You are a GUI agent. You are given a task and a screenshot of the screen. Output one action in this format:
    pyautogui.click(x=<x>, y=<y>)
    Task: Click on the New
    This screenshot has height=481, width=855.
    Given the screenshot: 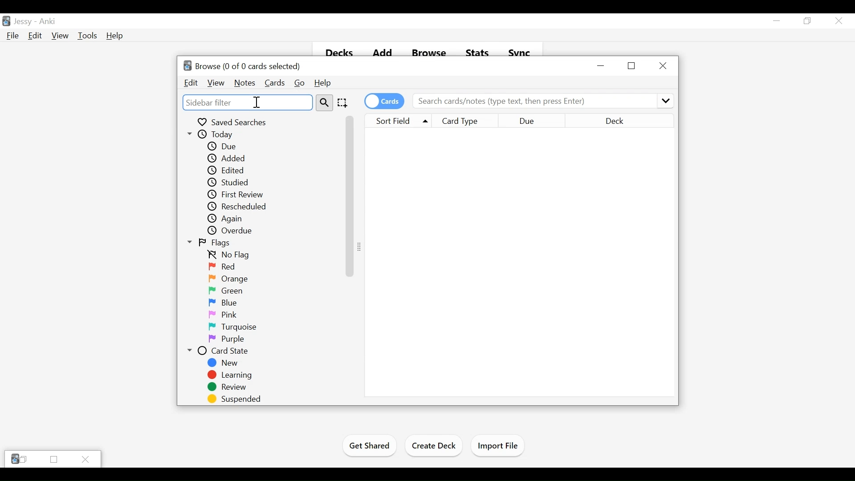 What is the action you would take?
    pyautogui.click(x=226, y=363)
    